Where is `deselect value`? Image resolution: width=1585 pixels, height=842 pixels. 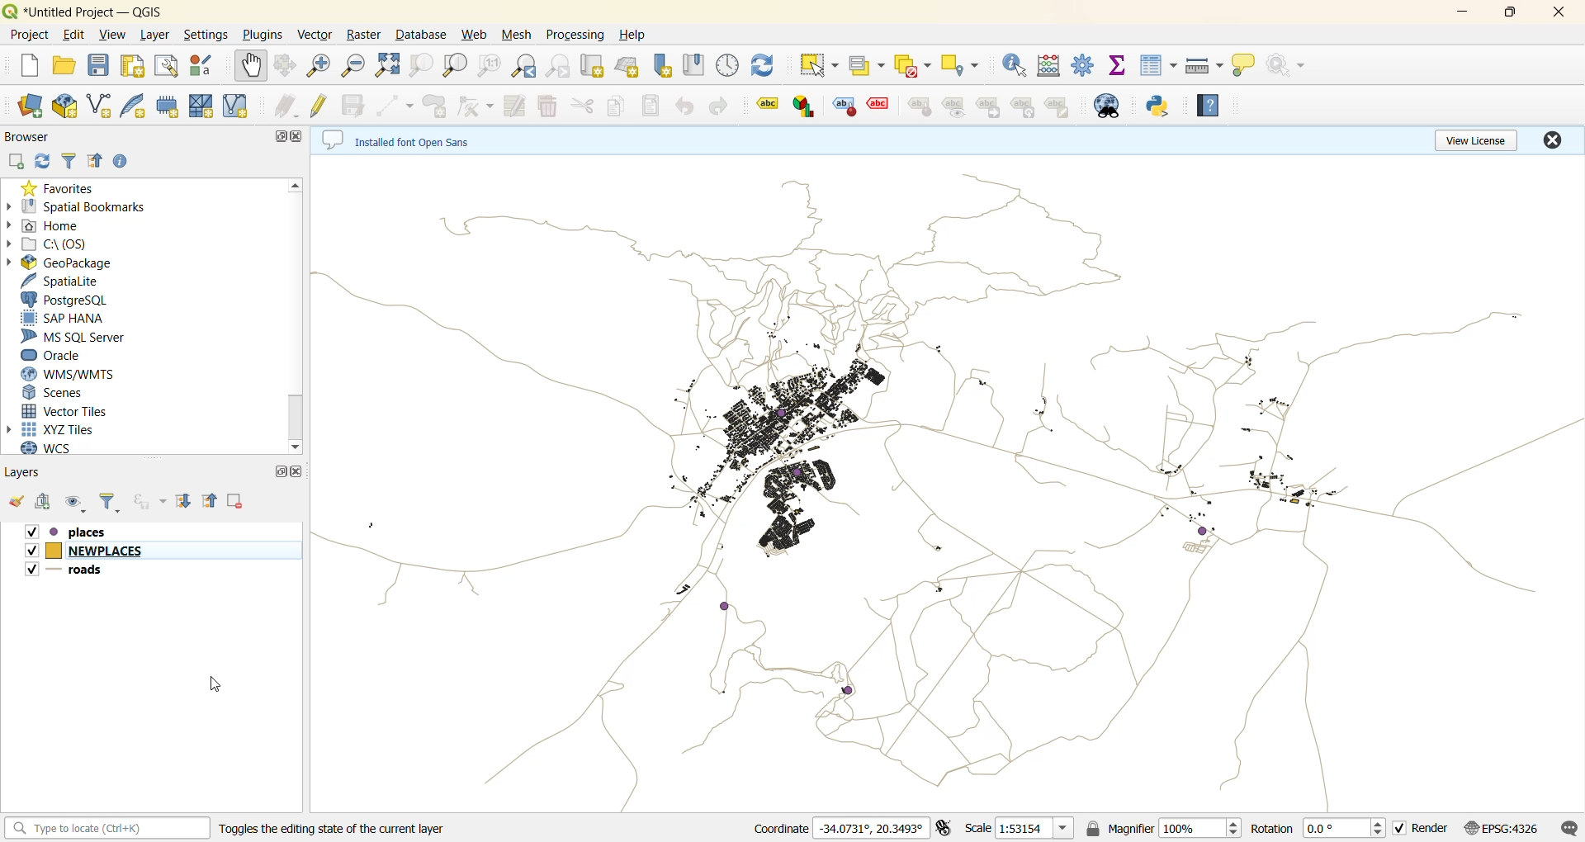
deselect value is located at coordinates (912, 64).